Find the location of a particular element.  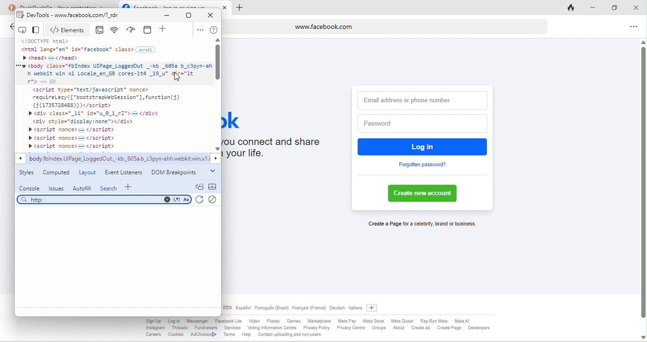

search is located at coordinates (109, 188).